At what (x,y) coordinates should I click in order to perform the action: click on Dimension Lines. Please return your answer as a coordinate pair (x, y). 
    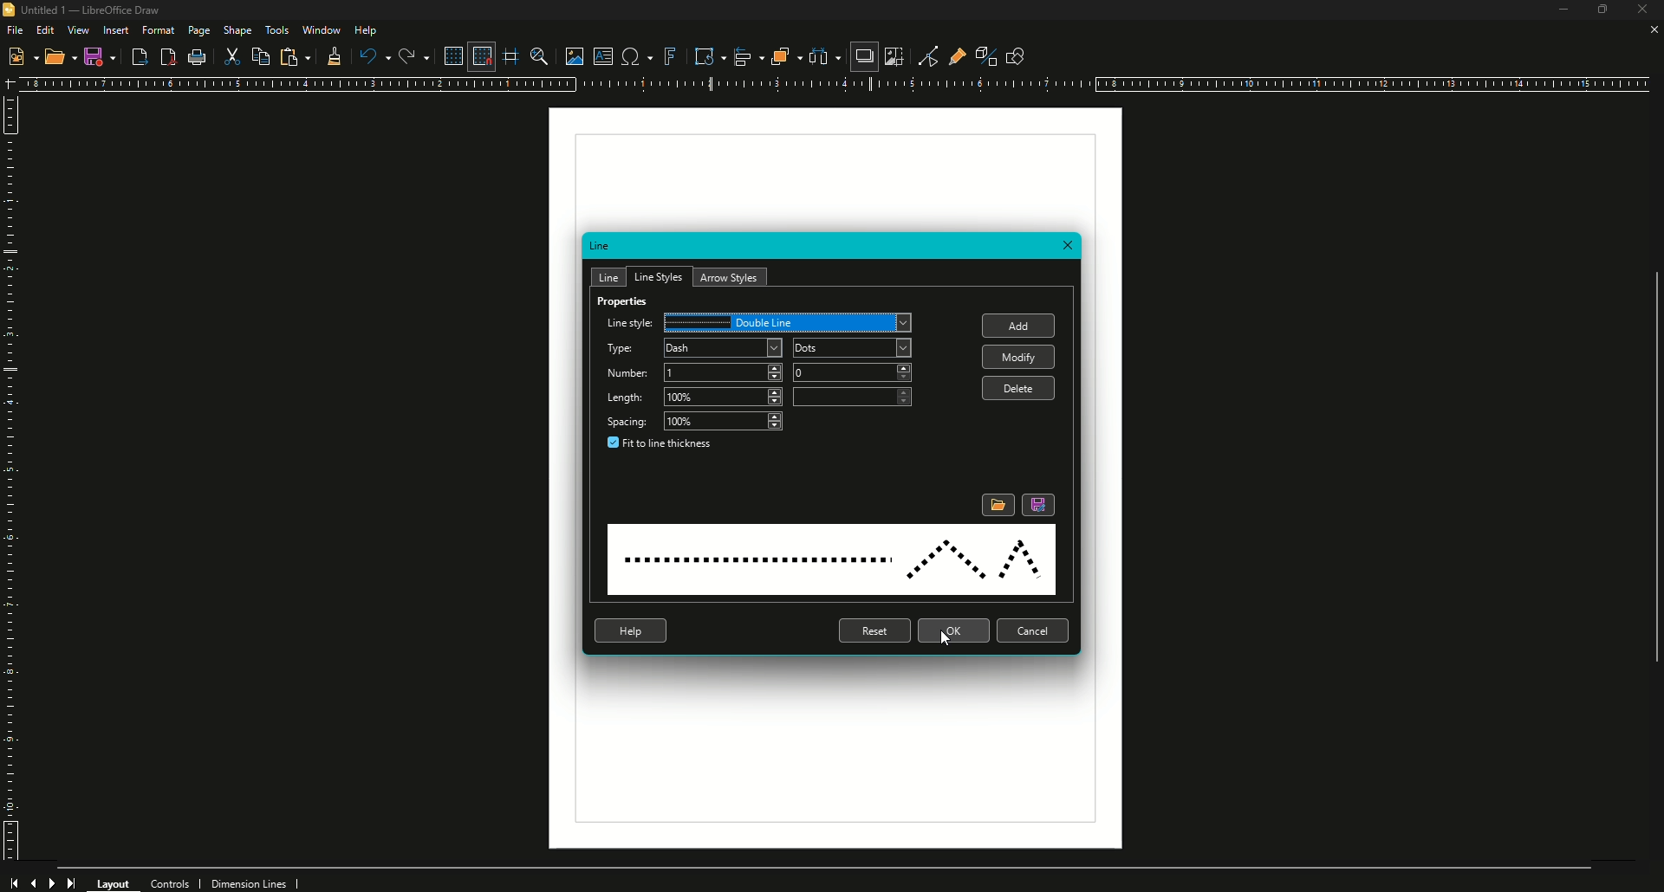
    Looking at the image, I should click on (256, 882).